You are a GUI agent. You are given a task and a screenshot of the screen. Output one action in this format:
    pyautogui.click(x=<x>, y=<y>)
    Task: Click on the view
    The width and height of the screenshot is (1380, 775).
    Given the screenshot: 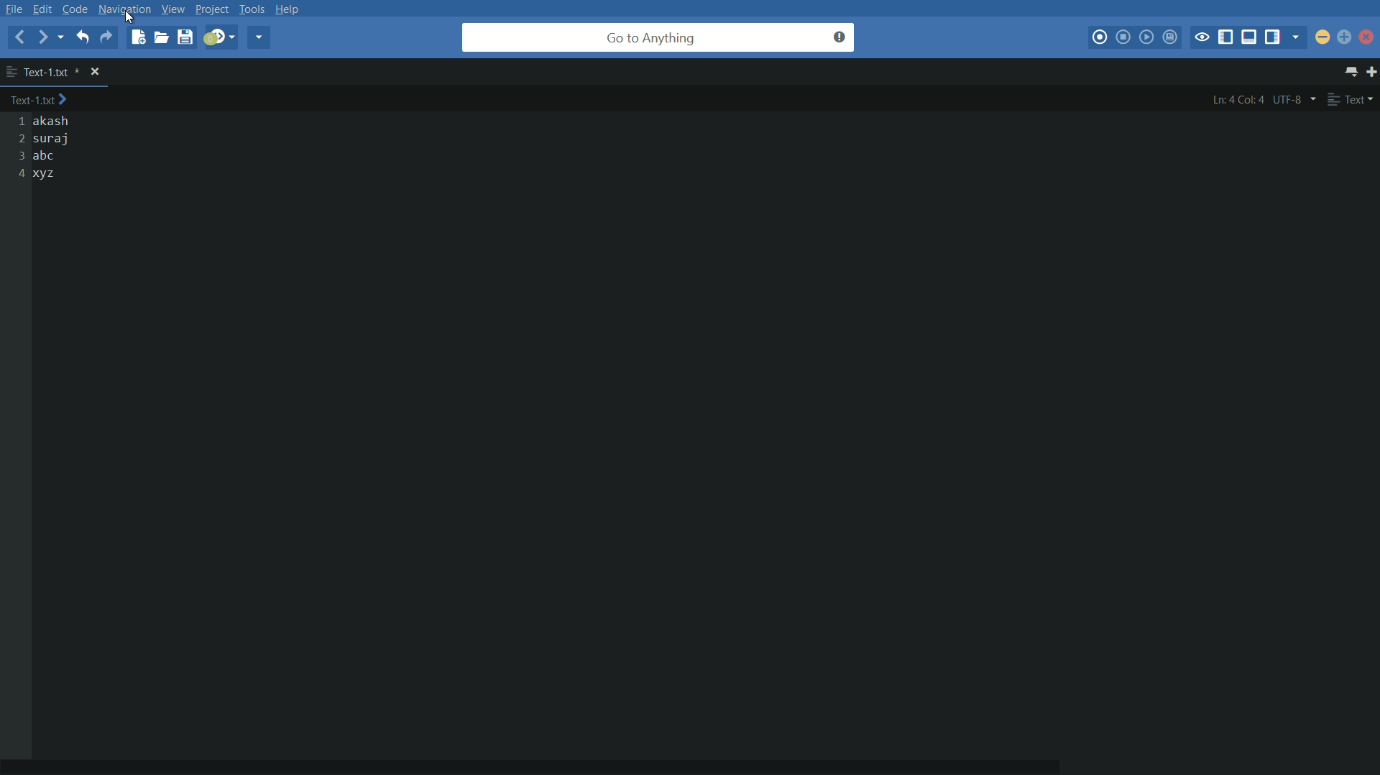 What is the action you would take?
    pyautogui.click(x=171, y=9)
    